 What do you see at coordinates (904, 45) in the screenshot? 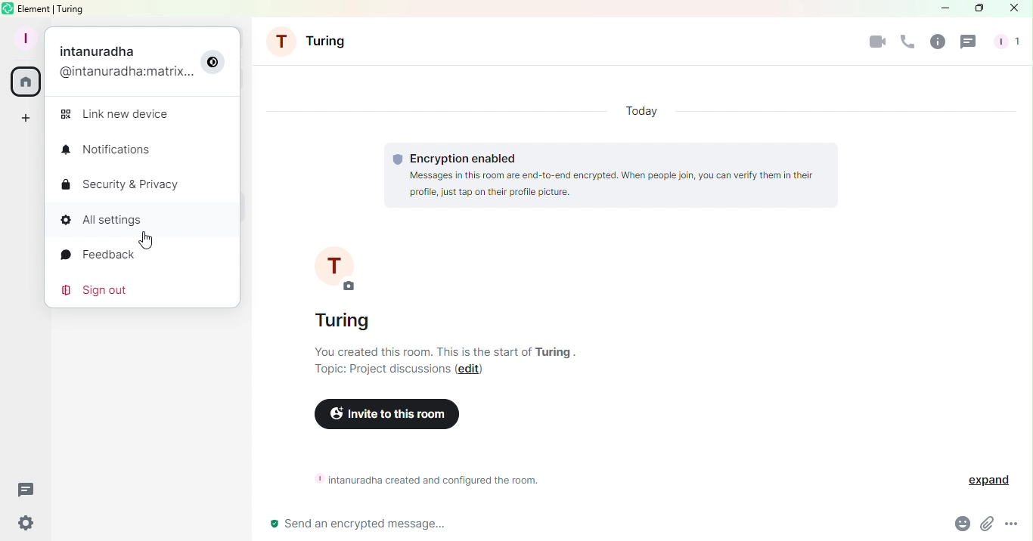
I see `Call` at bounding box center [904, 45].